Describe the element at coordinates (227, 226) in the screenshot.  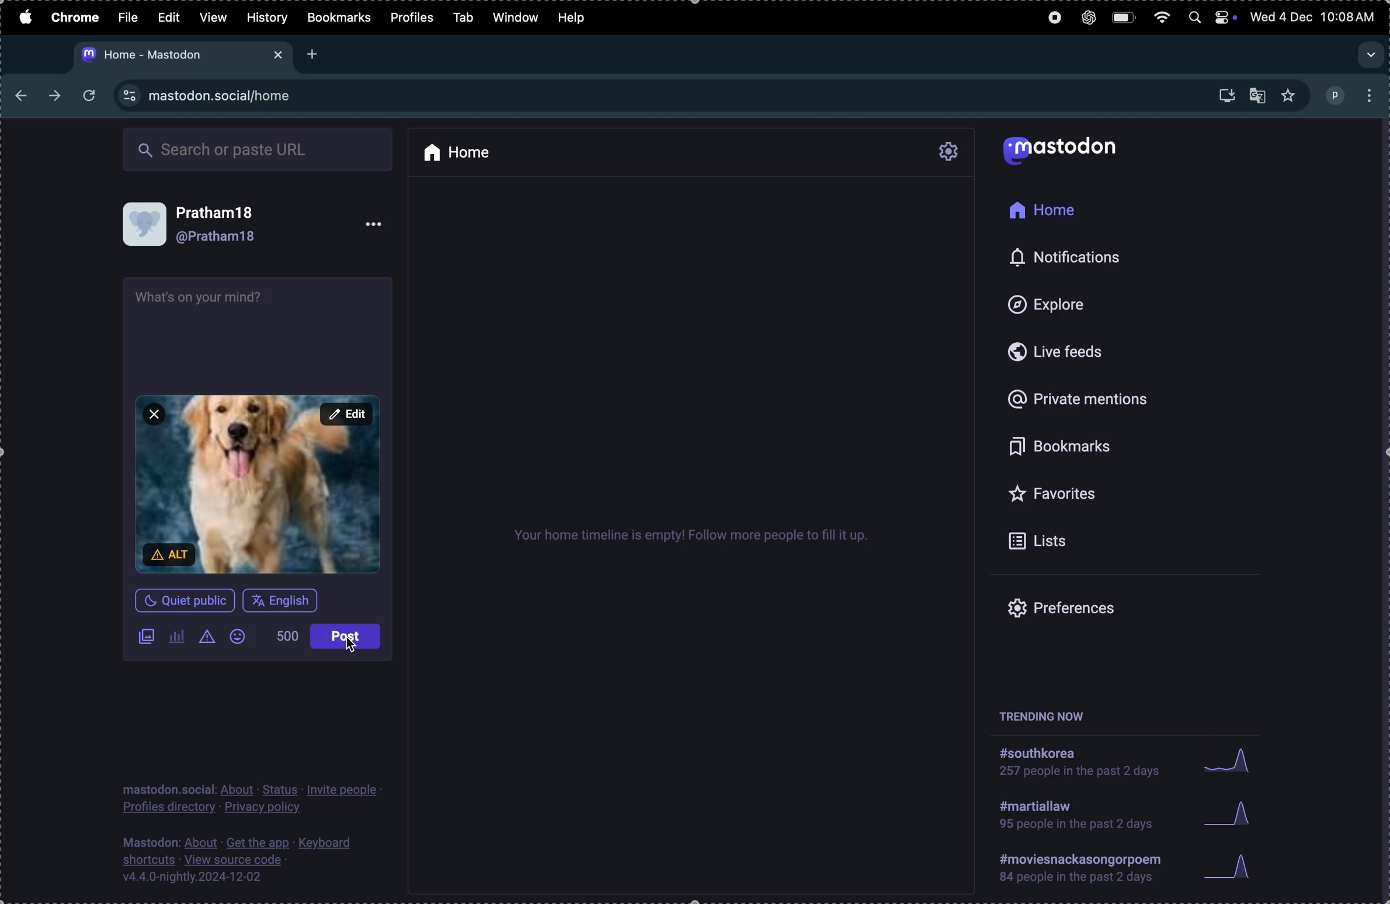
I see `Account` at that location.